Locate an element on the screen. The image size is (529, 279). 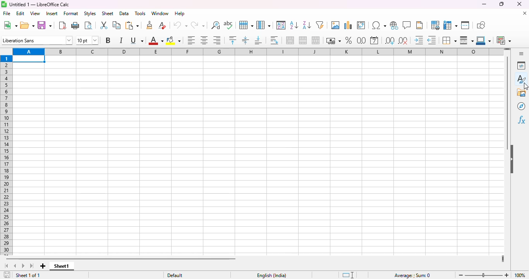
undo is located at coordinates (180, 25).